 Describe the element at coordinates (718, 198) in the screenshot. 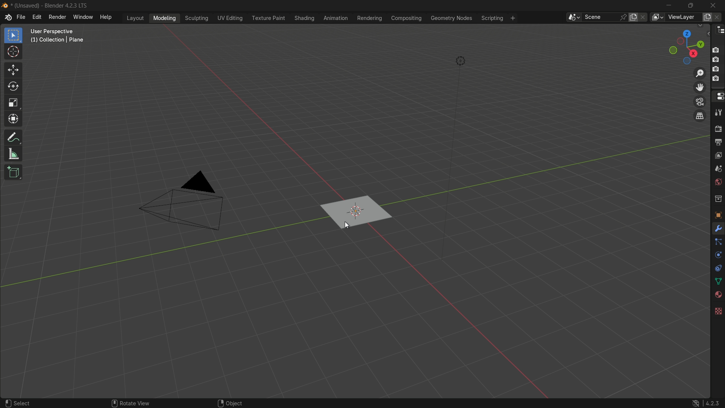

I see `collections` at that location.